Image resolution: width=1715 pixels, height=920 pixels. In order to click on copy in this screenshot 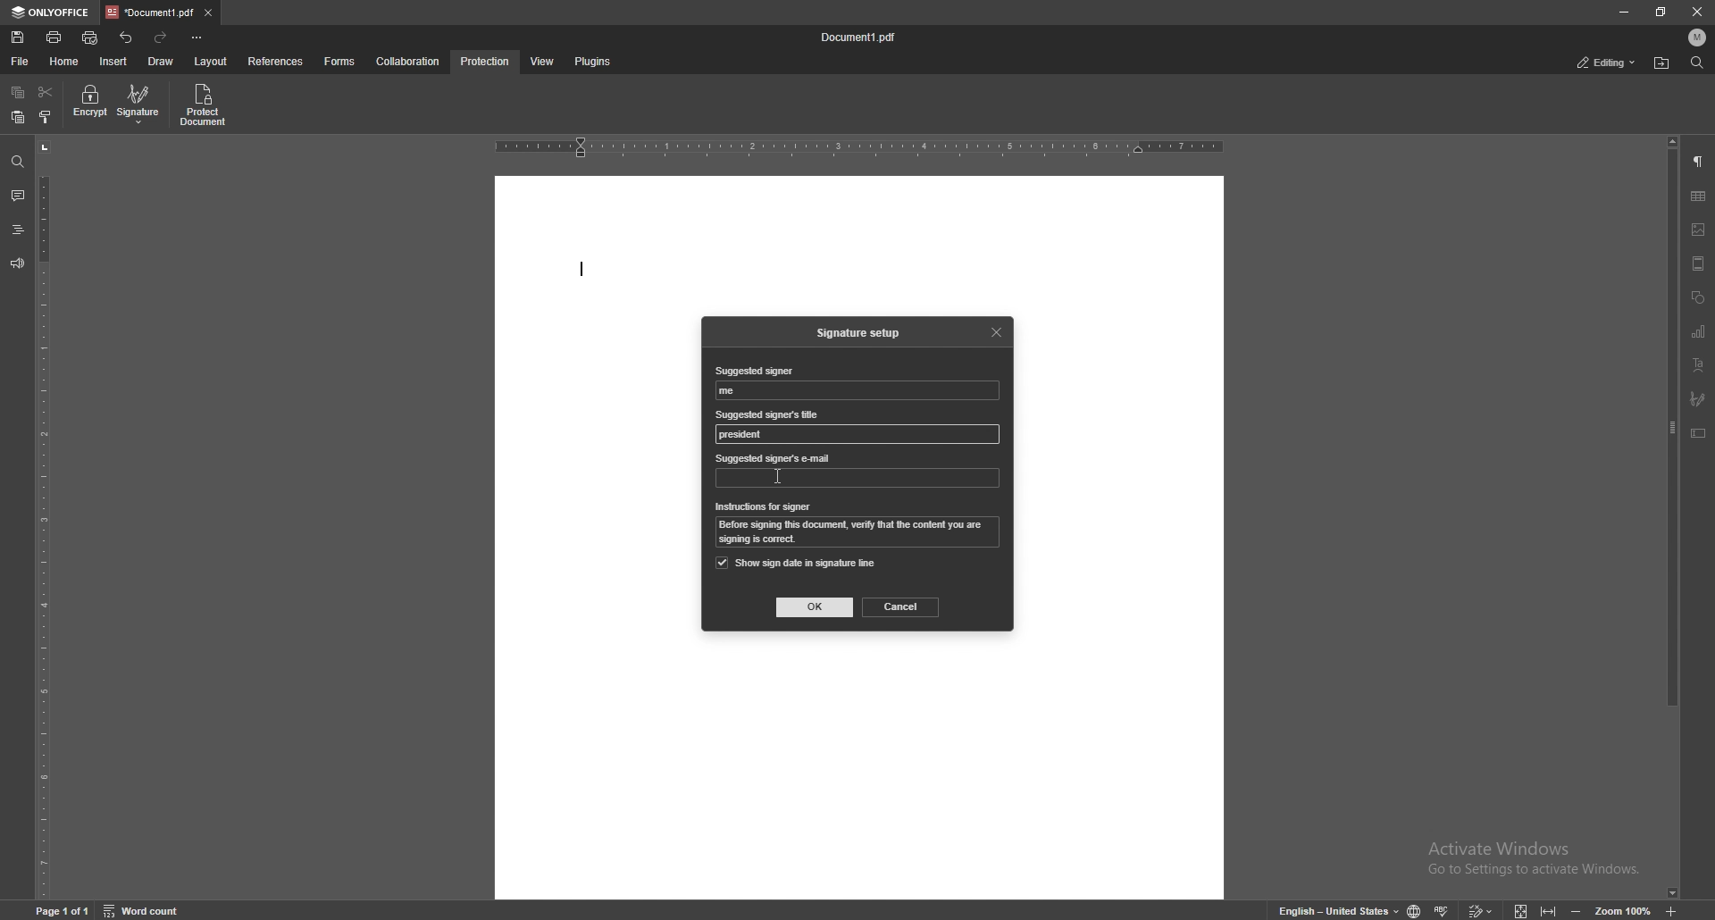, I will do `click(18, 93)`.